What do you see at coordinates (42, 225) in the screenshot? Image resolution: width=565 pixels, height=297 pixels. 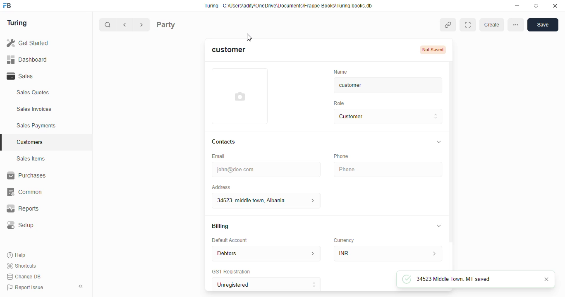 I see `Setup` at bounding box center [42, 225].